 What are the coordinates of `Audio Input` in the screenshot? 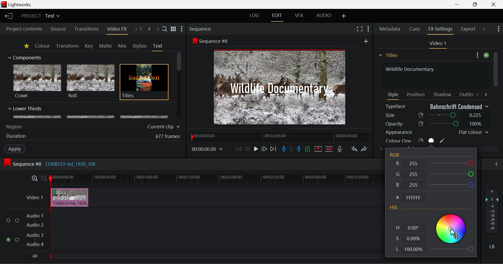 It's located at (215, 231).